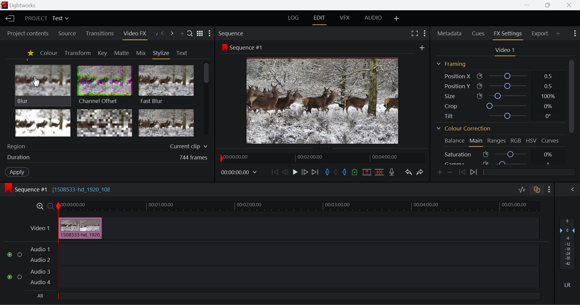 The width and height of the screenshot is (580, 305). Describe the element at coordinates (60, 189) in the screenshot. I see `Sequence #1 Edit Timeline` at that location.